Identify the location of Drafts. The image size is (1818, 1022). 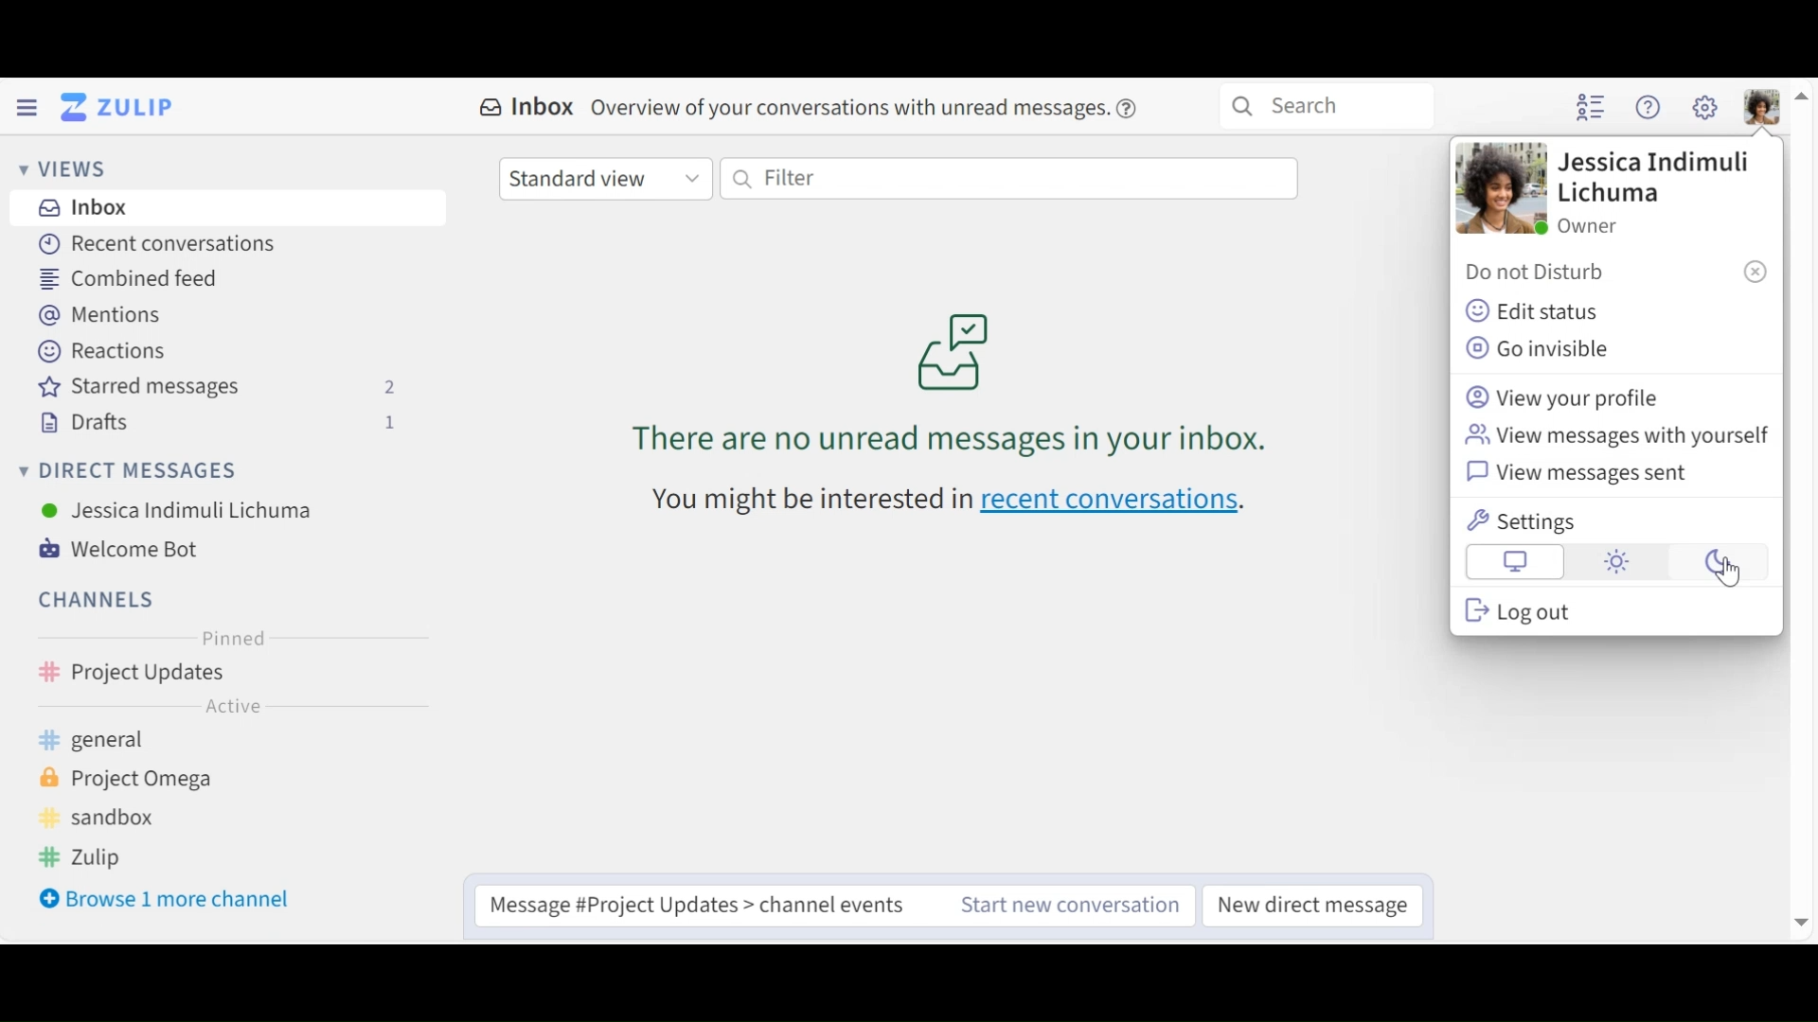
(223, 423).